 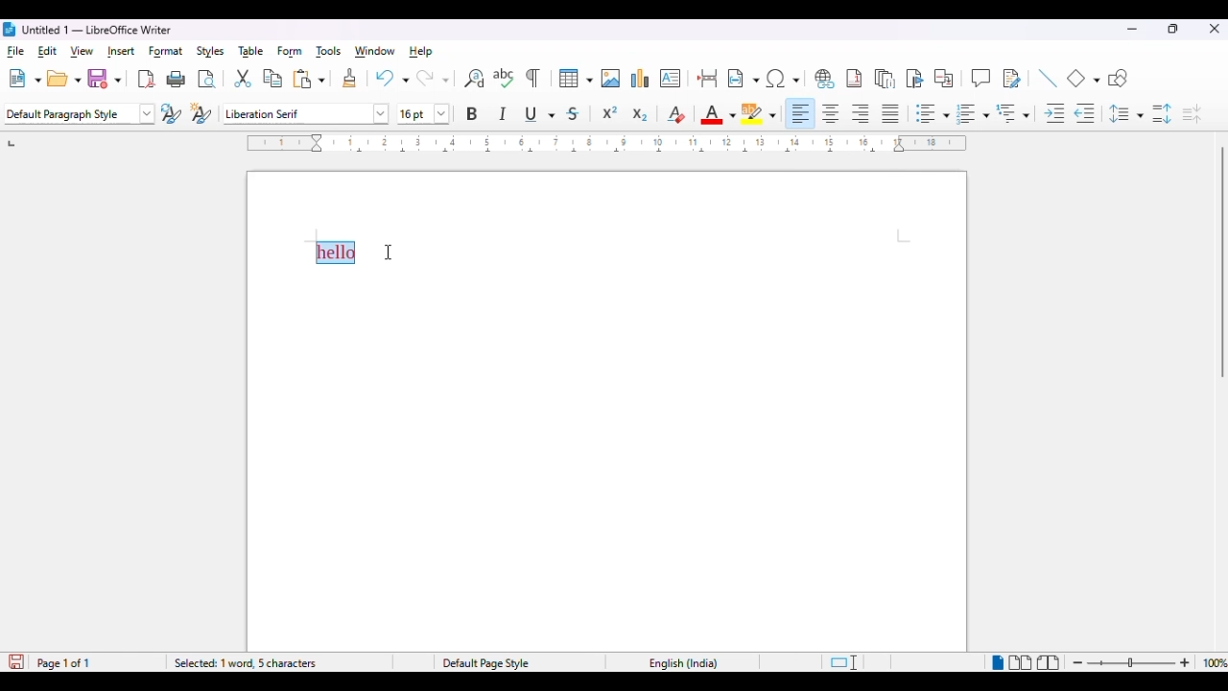 I want to click on font style, so click(x=306, y=113).